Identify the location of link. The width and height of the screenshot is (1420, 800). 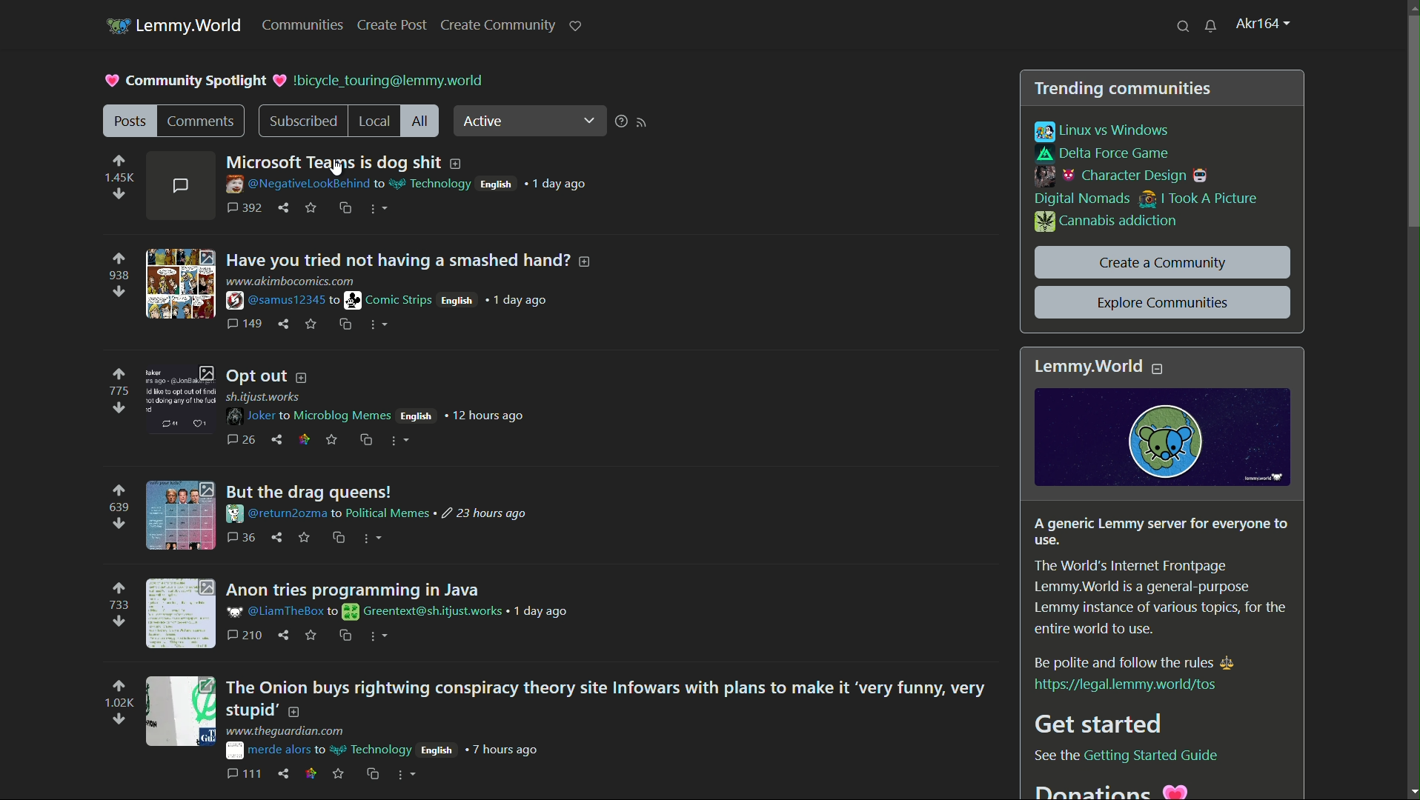
(1124, 755).